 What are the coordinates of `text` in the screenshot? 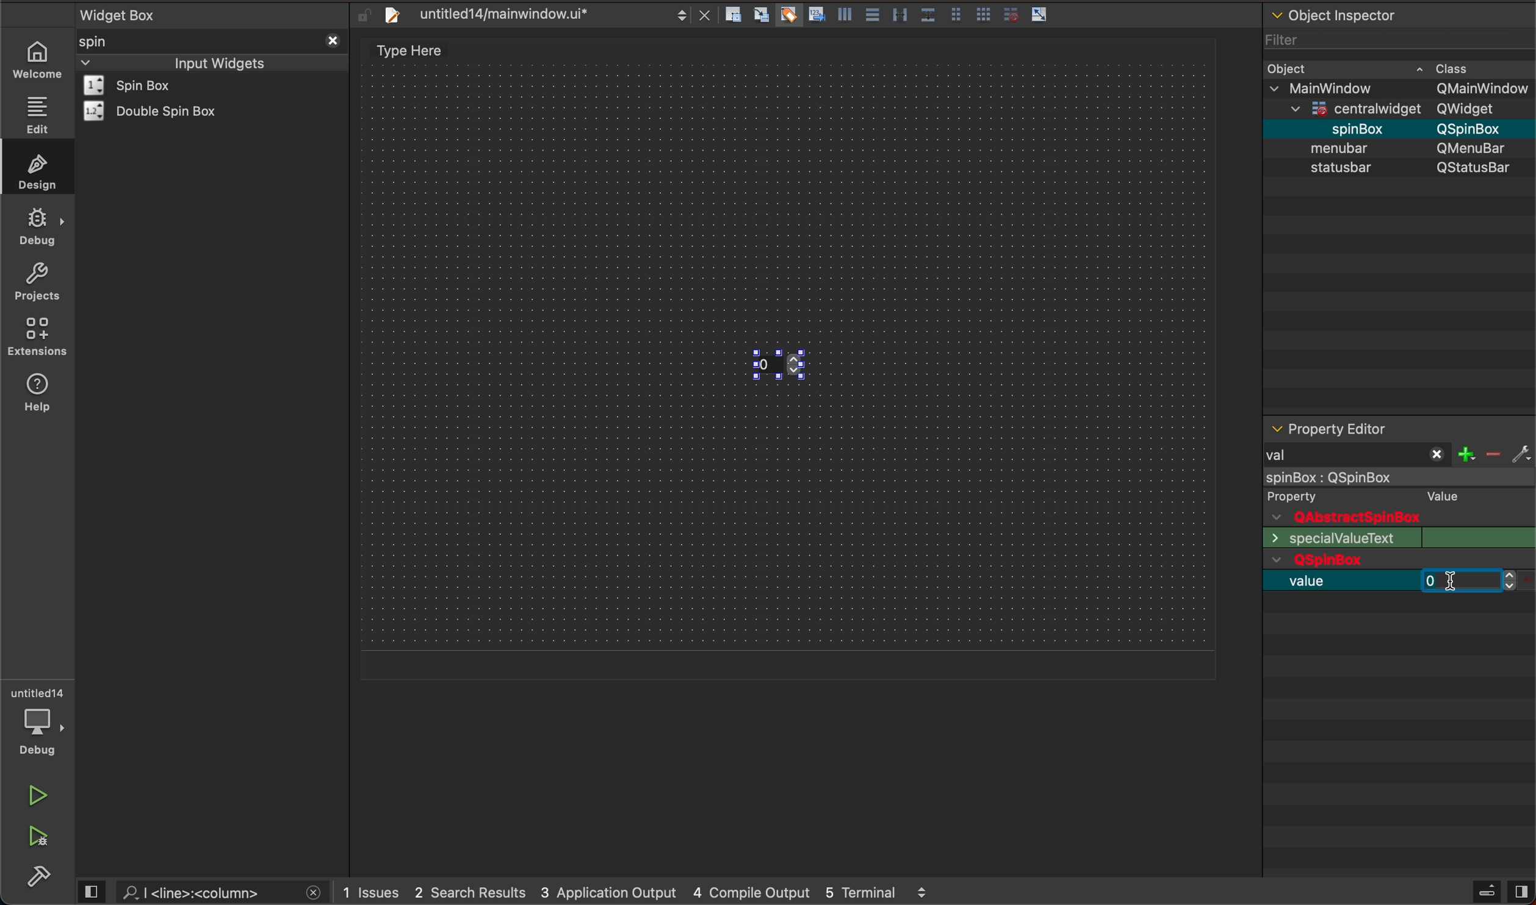 It's located at (1476, 169).